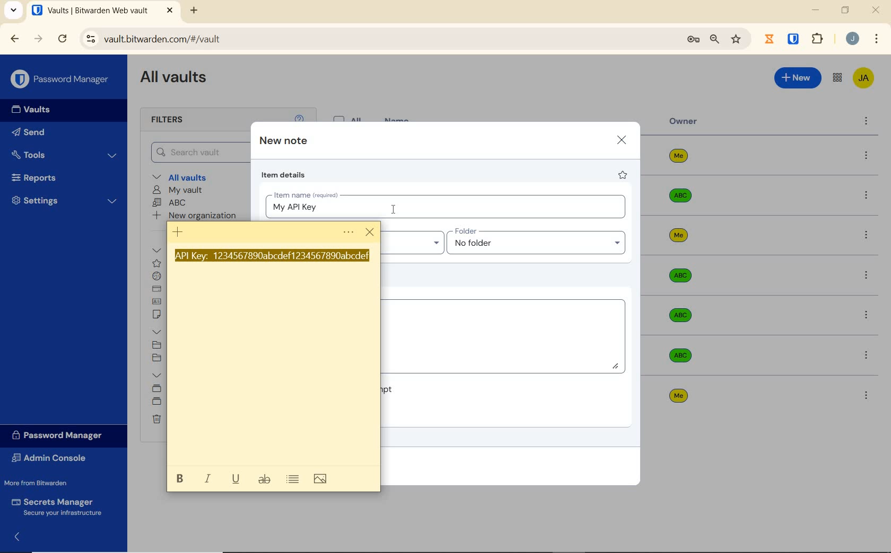 This screenshot has width=891, height=553. Describe the element at coordinates (866, 395) in the screenshot. I see `more options` at that location.